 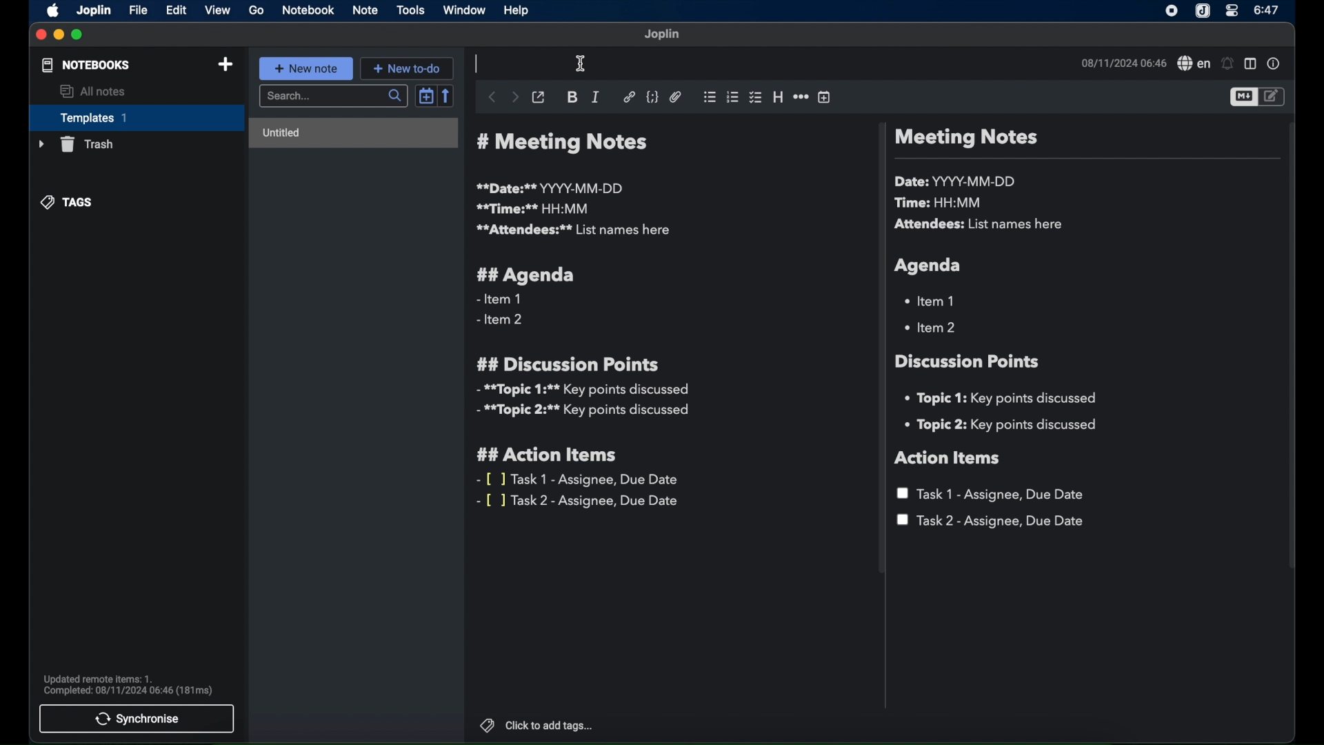 What do you see at coordinates (50, 11) in the screenshot?
I see `apple icon` at bounding box center [50, 11].